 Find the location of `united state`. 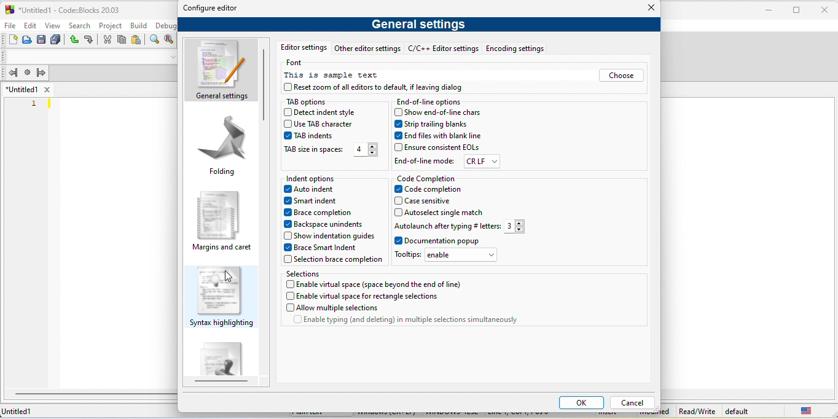

united state is located at coordinates (807, 410).